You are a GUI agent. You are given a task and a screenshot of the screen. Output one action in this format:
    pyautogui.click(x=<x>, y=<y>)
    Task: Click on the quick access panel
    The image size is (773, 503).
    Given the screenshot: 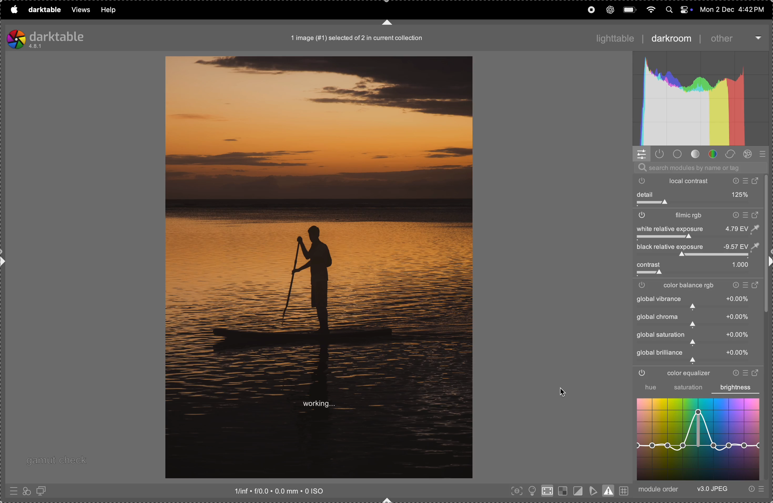 What is the action you would take?
    pyautogui.click(x=642, y=154)
    